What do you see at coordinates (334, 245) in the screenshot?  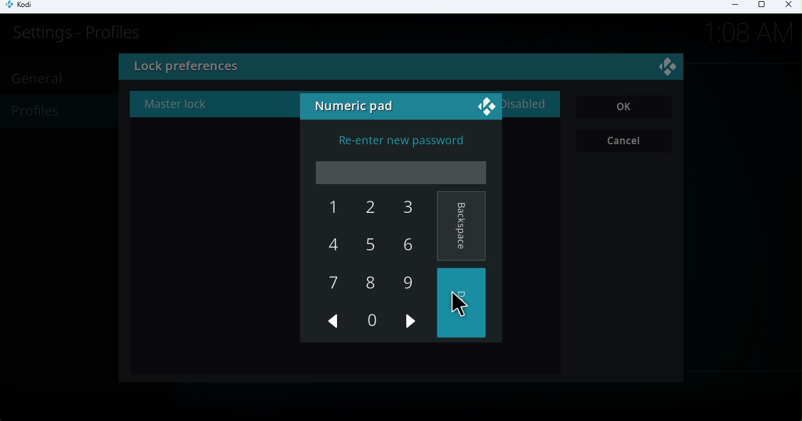 I see `4` at bounding box center [334, 245].